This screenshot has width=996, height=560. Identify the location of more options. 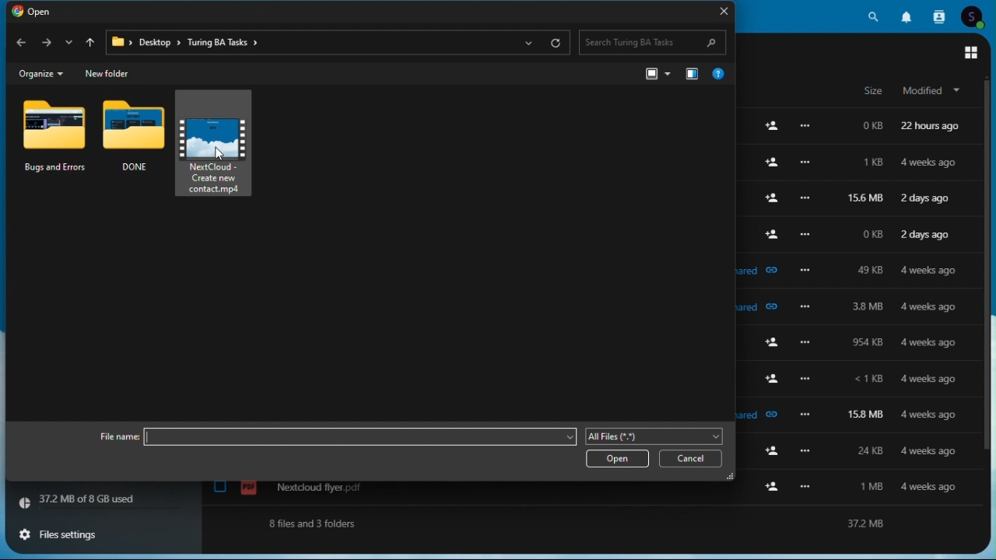
(805, 414).